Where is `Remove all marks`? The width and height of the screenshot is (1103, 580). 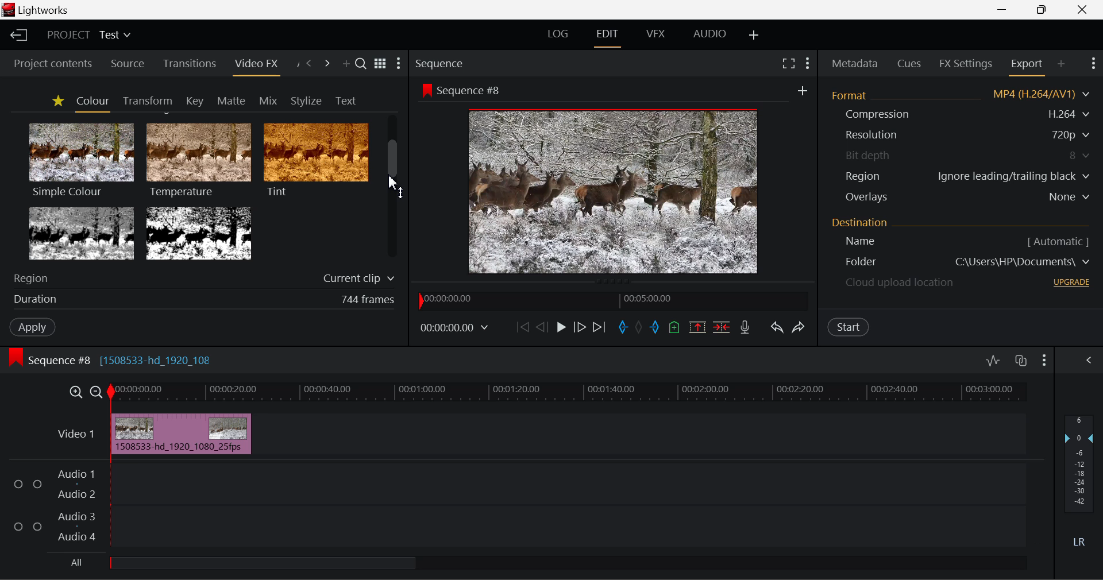
Remove all marks is located at coordinates (638, 328).